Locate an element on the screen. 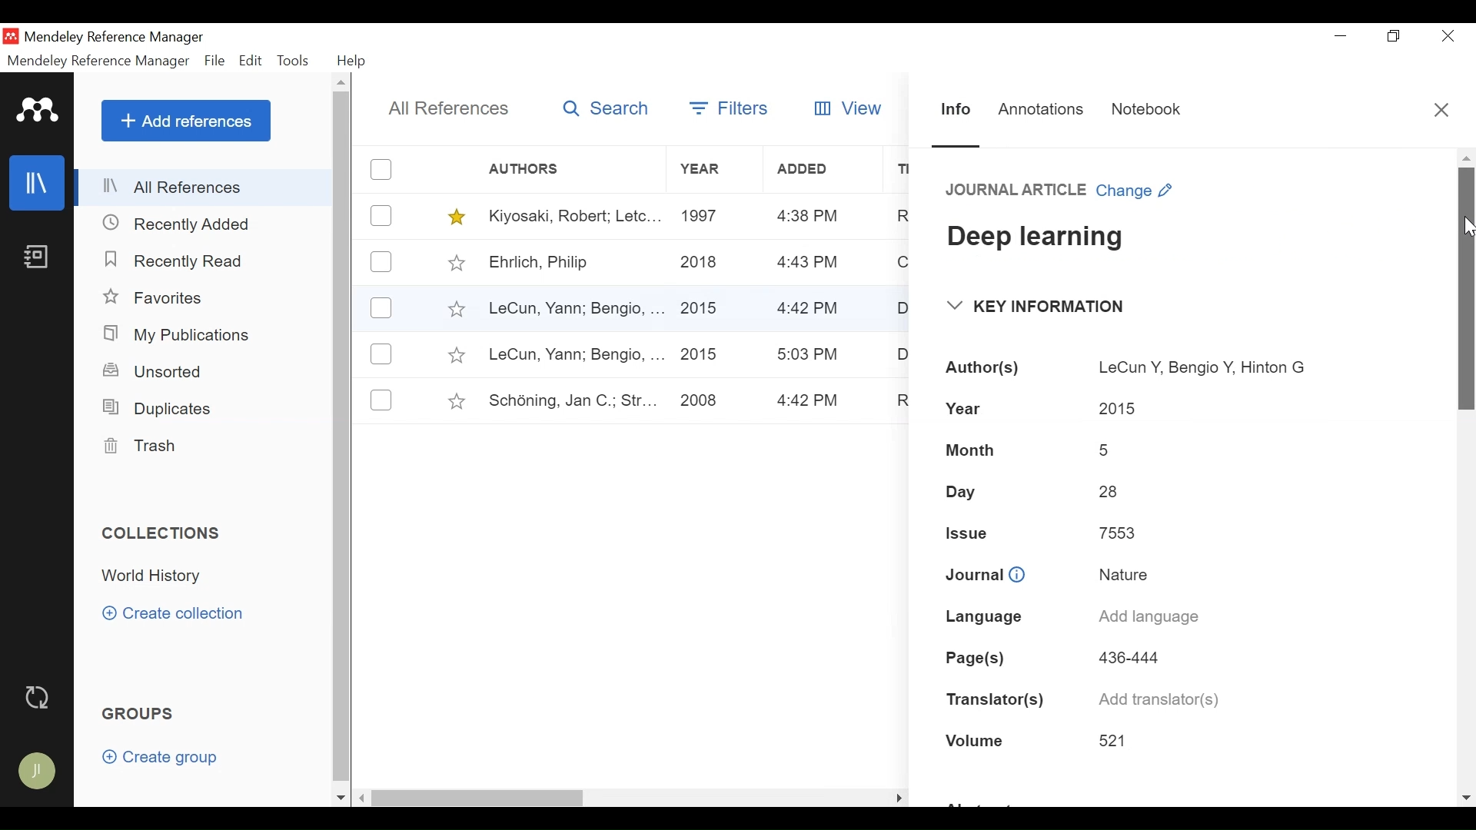  Month is located at coordinates (978, 451).